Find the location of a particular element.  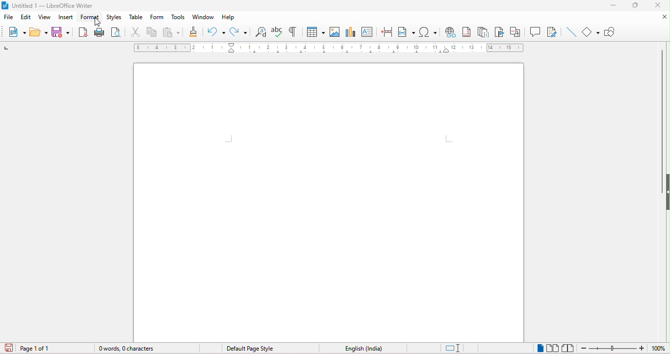

minimize is located at coordinates (610, 4).